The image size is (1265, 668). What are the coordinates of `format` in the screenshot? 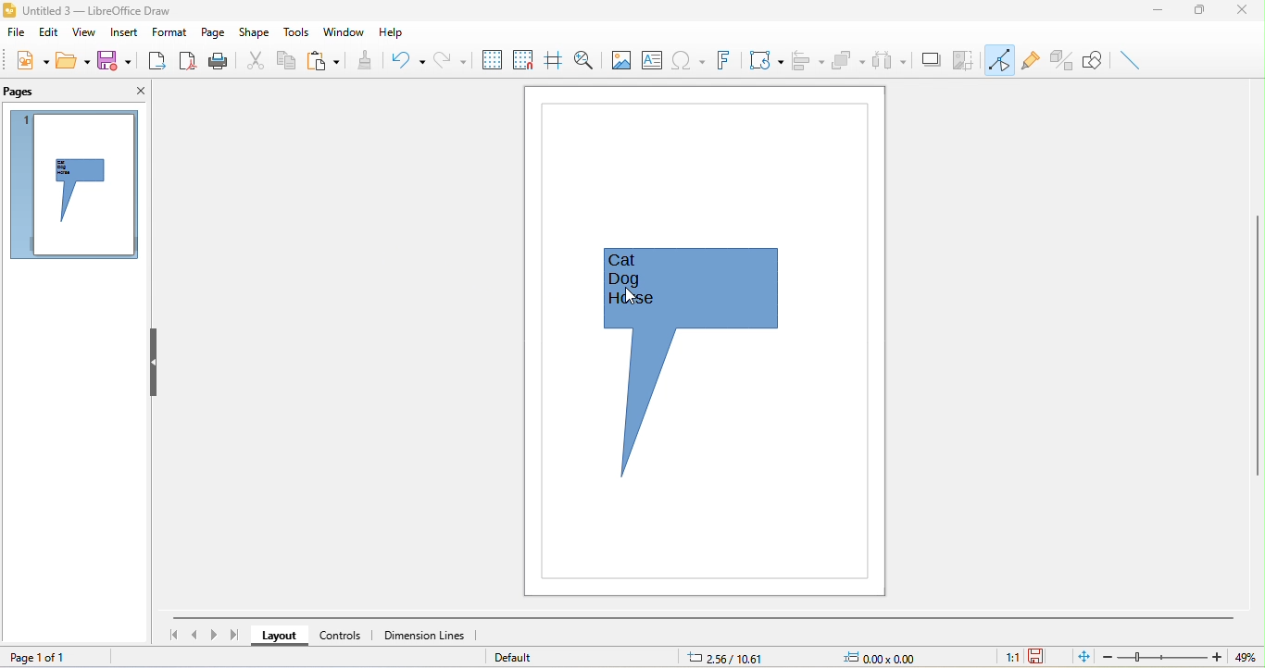 It's located at (169, 34).